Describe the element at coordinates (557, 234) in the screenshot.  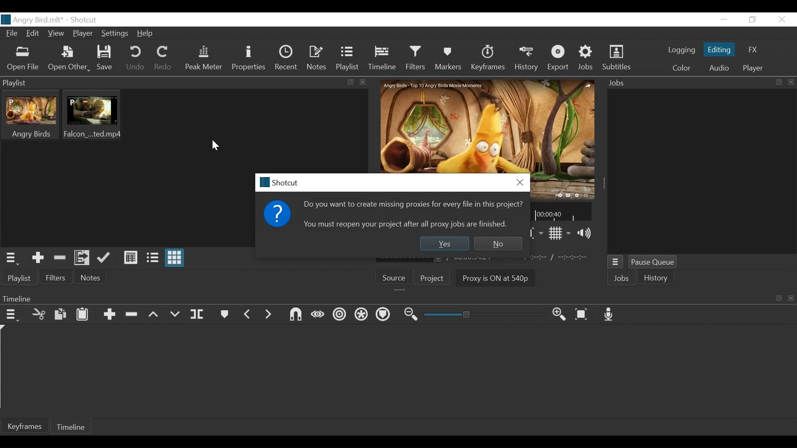
I see `Toggle Display grid on player` at that location.